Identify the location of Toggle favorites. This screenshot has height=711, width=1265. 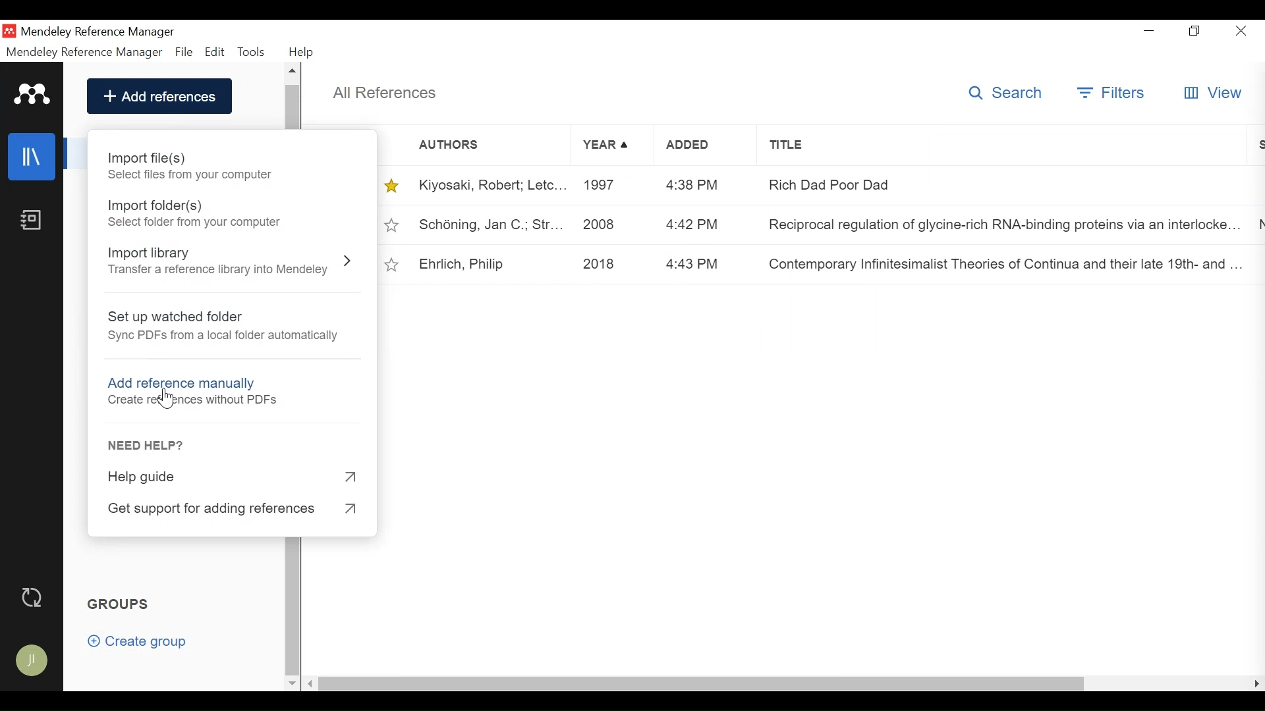
(393, 226).